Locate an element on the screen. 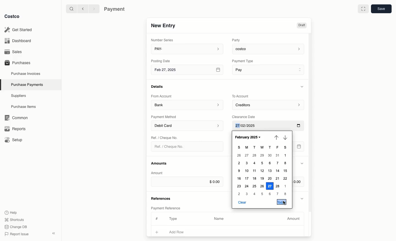  From Account is located at coordinates (161, 96).